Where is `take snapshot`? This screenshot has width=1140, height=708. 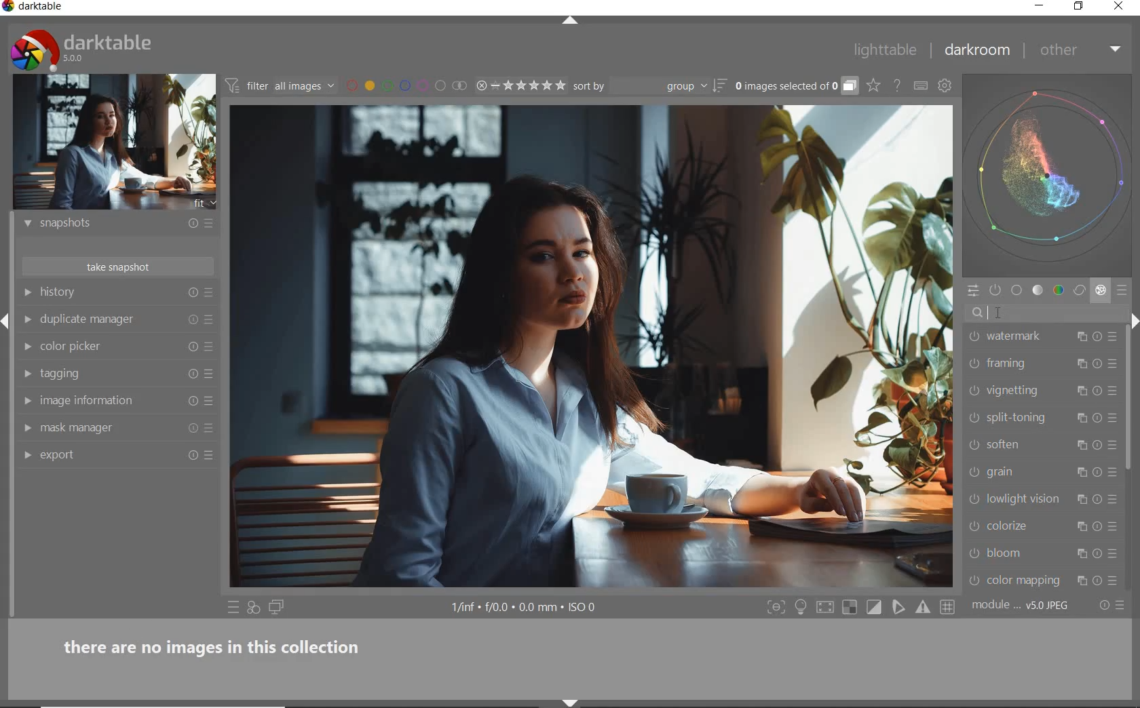
take snapshot is located at coordinates (115, 267).